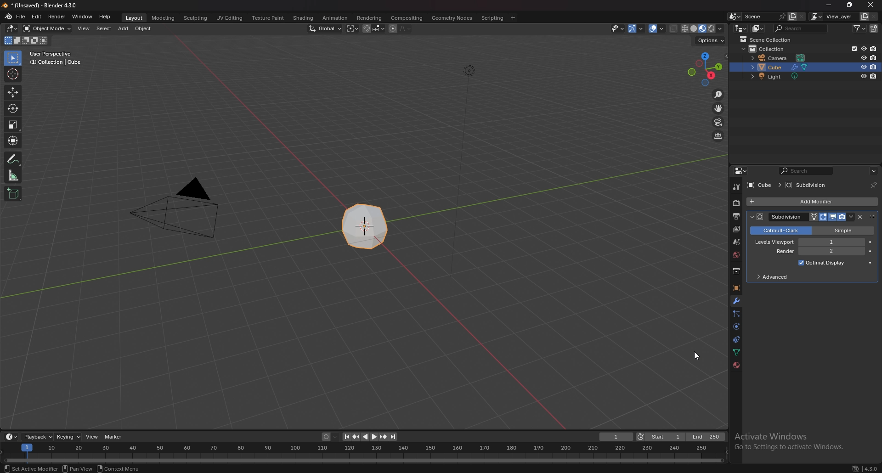  What do you see at coordinates (736, 187) in the screenshot?
I see `tool` at bounding box center [736, 187].